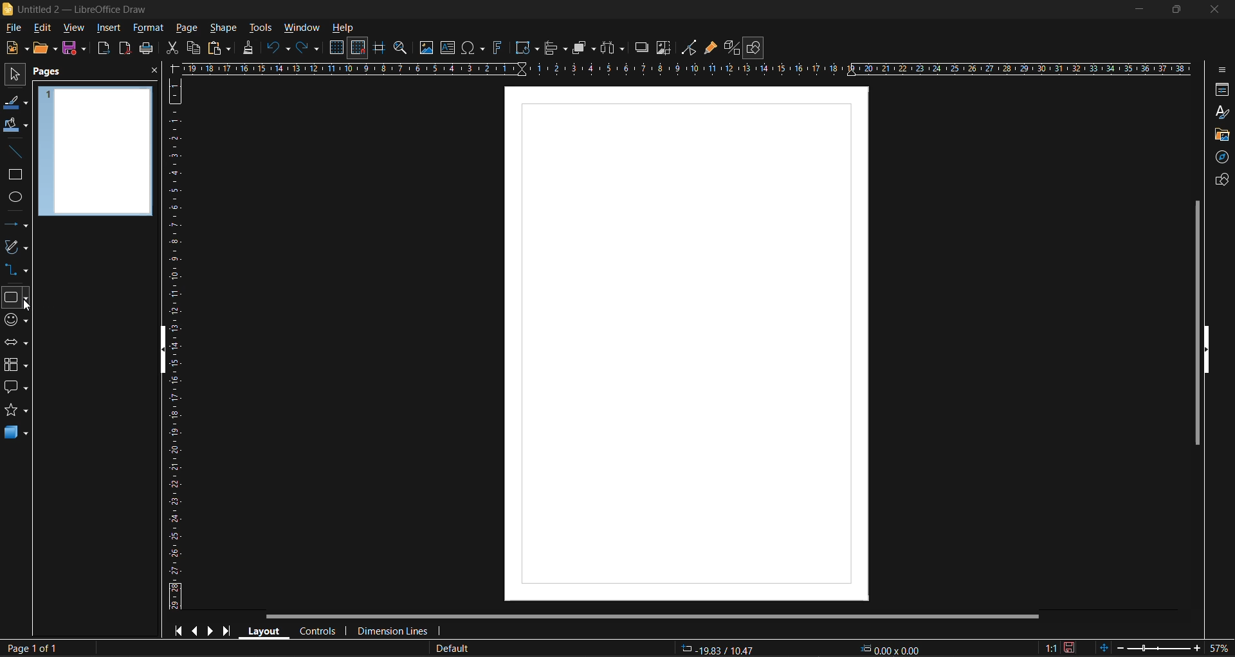 The height and width of the screenshot is (657, 1235). What do you see at coordinates (1220, 72) in the screenshot?
I see `sidebar` at bounding box center [1220, 72].